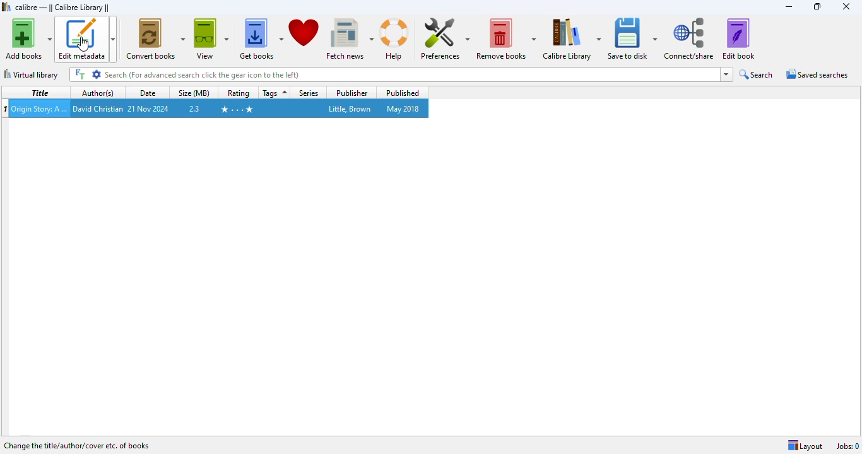  I want to click on author(s), so click(97, 93).